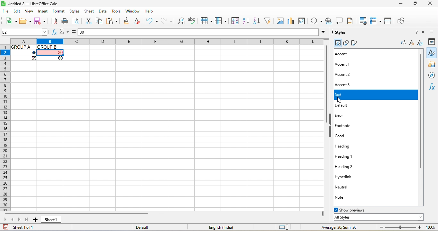 Image resolution: width=438 pixels, height=231 pixels. I want to click on default, so click(373, 106).